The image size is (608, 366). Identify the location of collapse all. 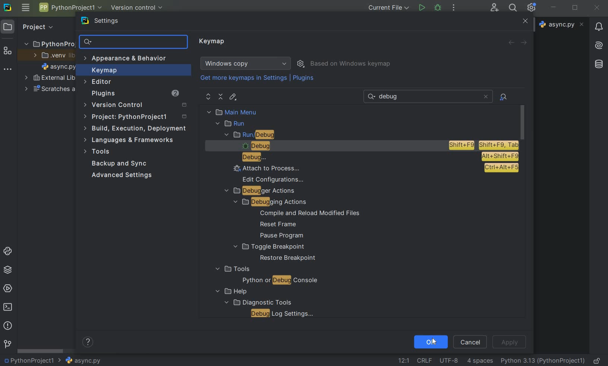
(221, 97).